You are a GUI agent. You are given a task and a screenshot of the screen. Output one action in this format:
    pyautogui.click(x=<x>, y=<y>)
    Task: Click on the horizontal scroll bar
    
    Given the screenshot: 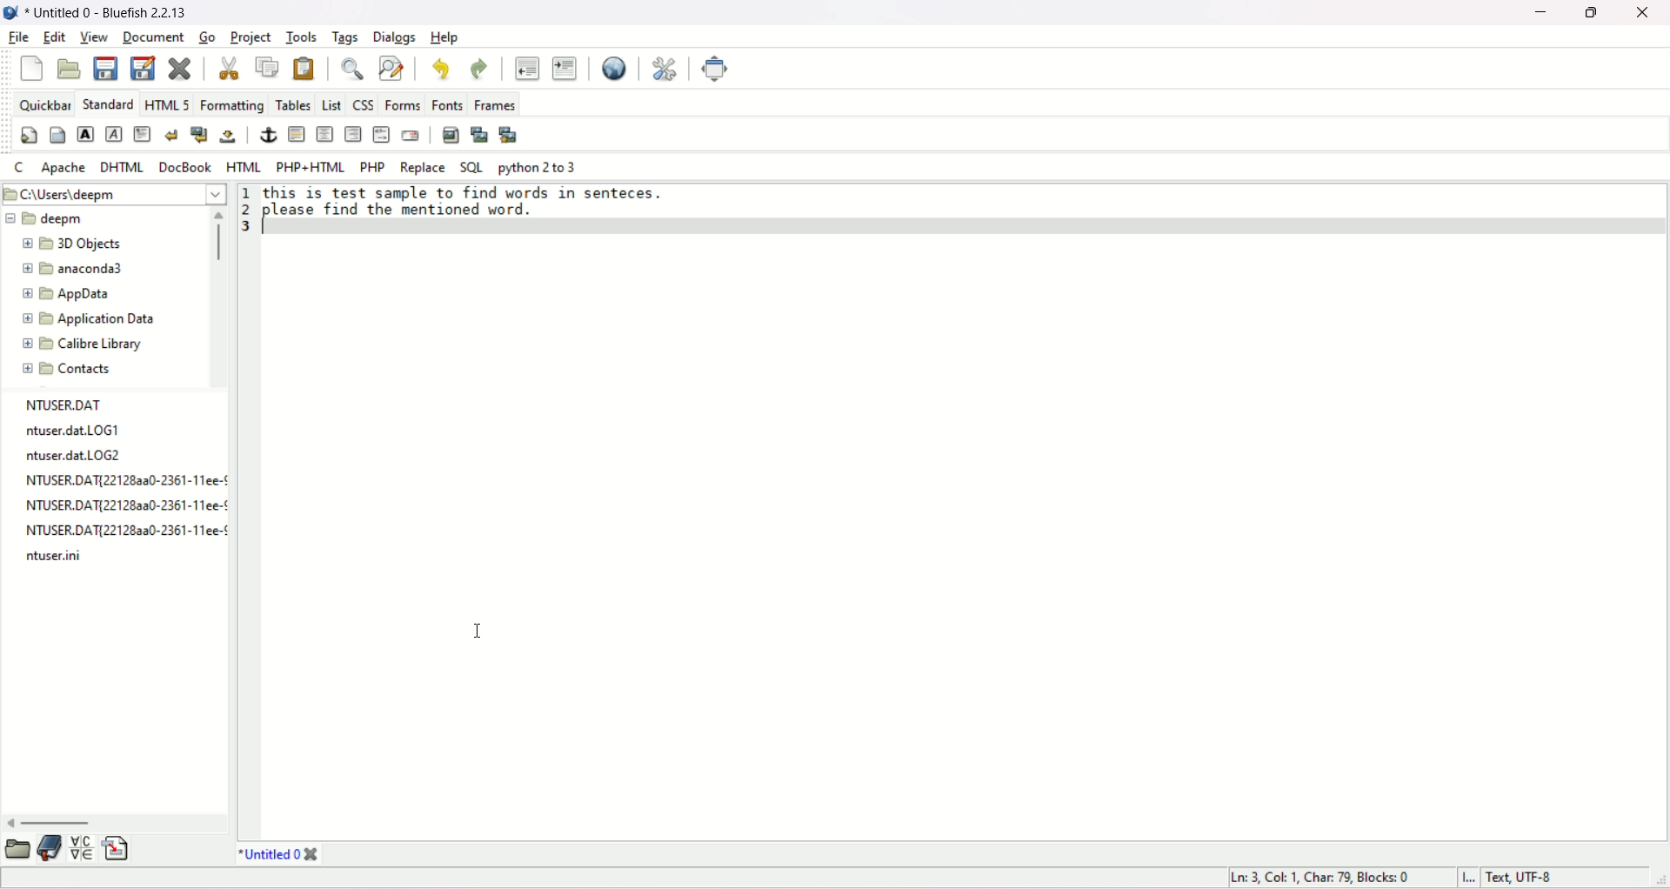 What is the action you would take?
    pyautogui.click(x=51, y=823)
    